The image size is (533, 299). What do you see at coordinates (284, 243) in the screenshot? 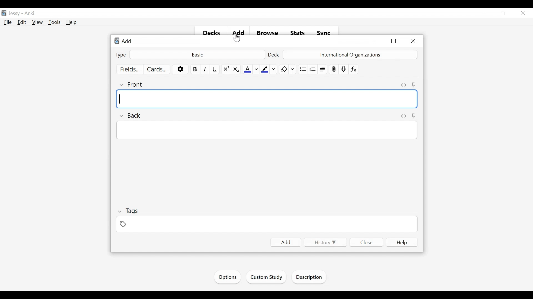
I see `Add` at bounding box center [284, 243].